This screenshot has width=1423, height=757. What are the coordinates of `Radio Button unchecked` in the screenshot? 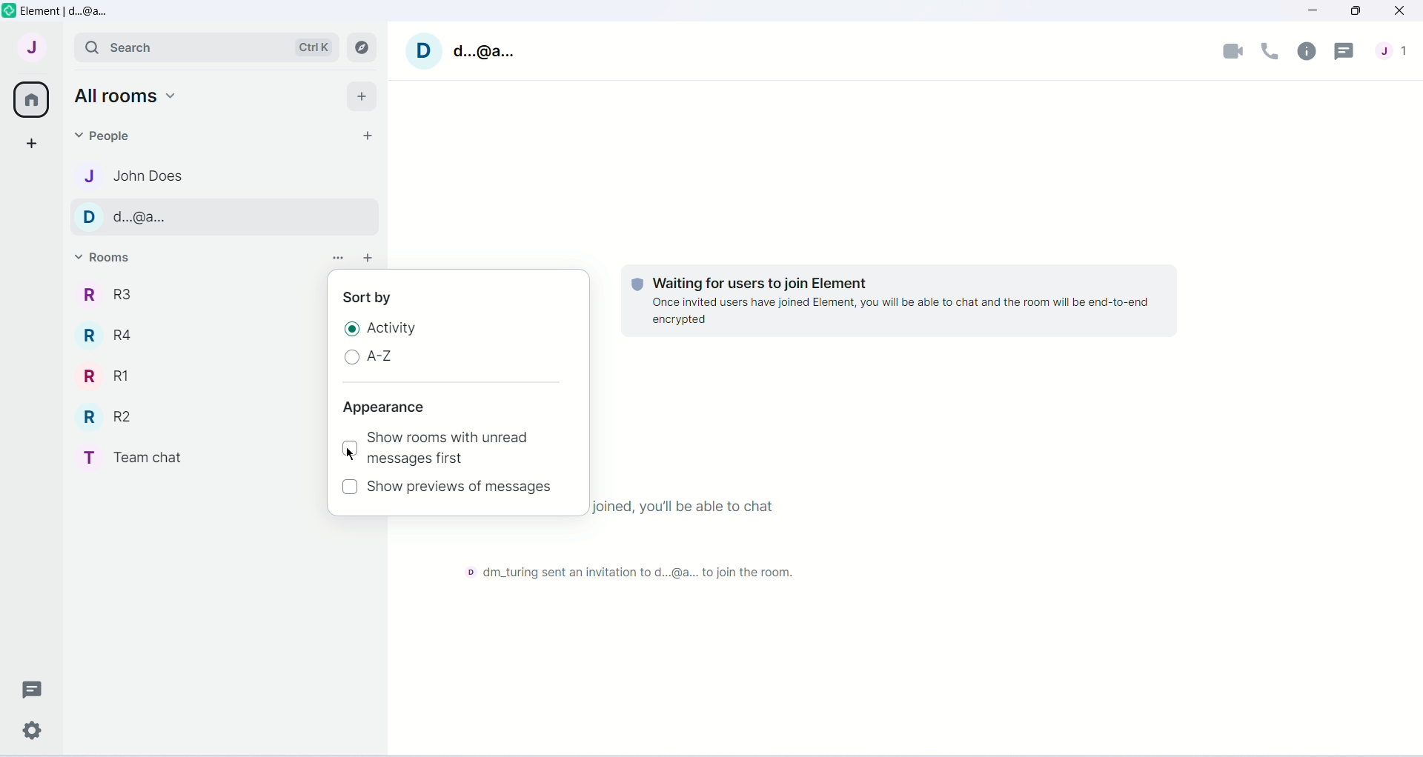 It's located at (351, 359).